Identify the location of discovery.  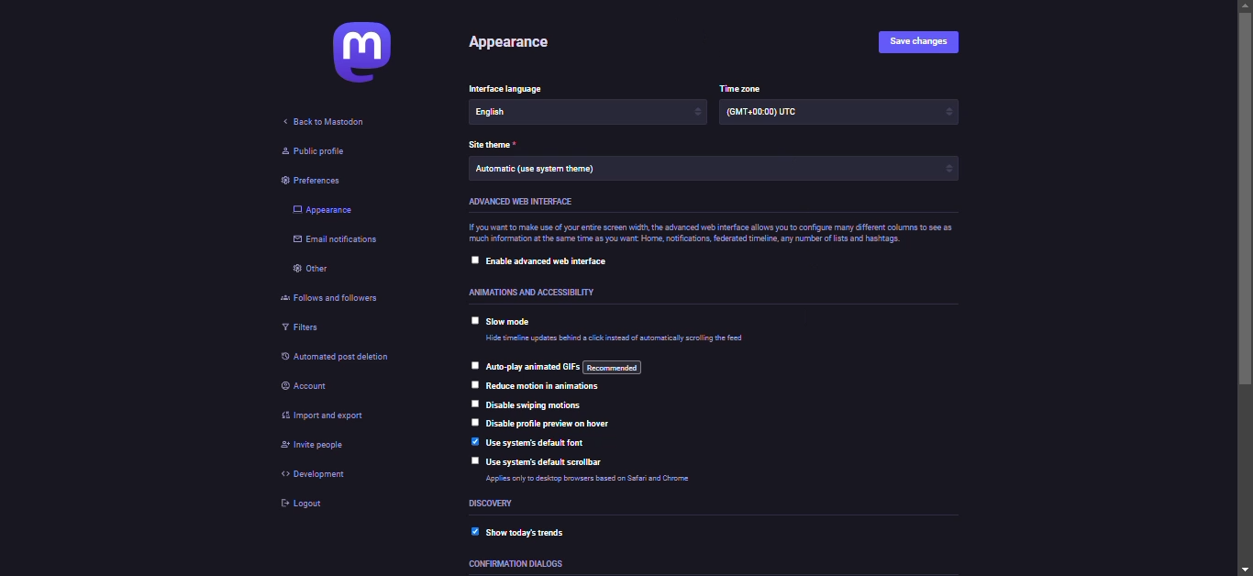
(496, 503).